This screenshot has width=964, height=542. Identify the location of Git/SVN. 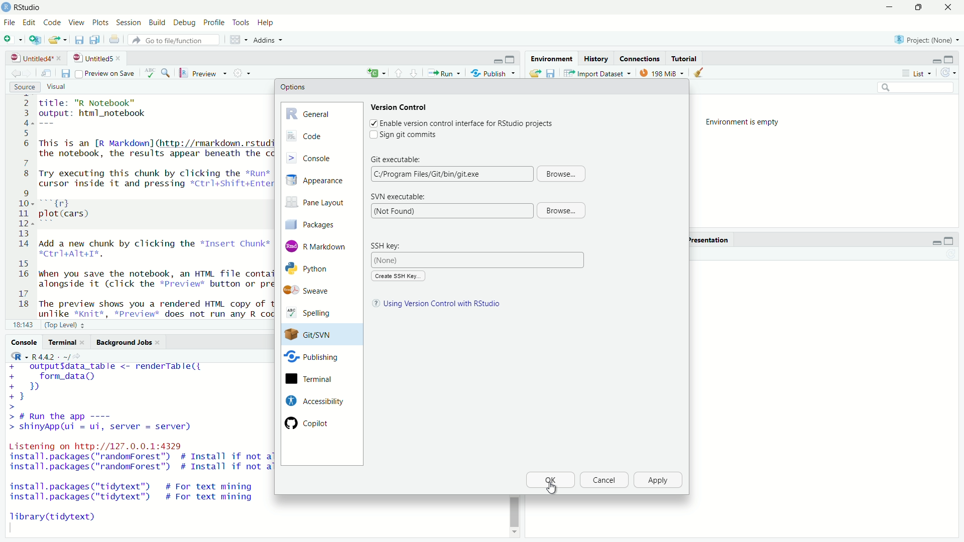
(312, 335).